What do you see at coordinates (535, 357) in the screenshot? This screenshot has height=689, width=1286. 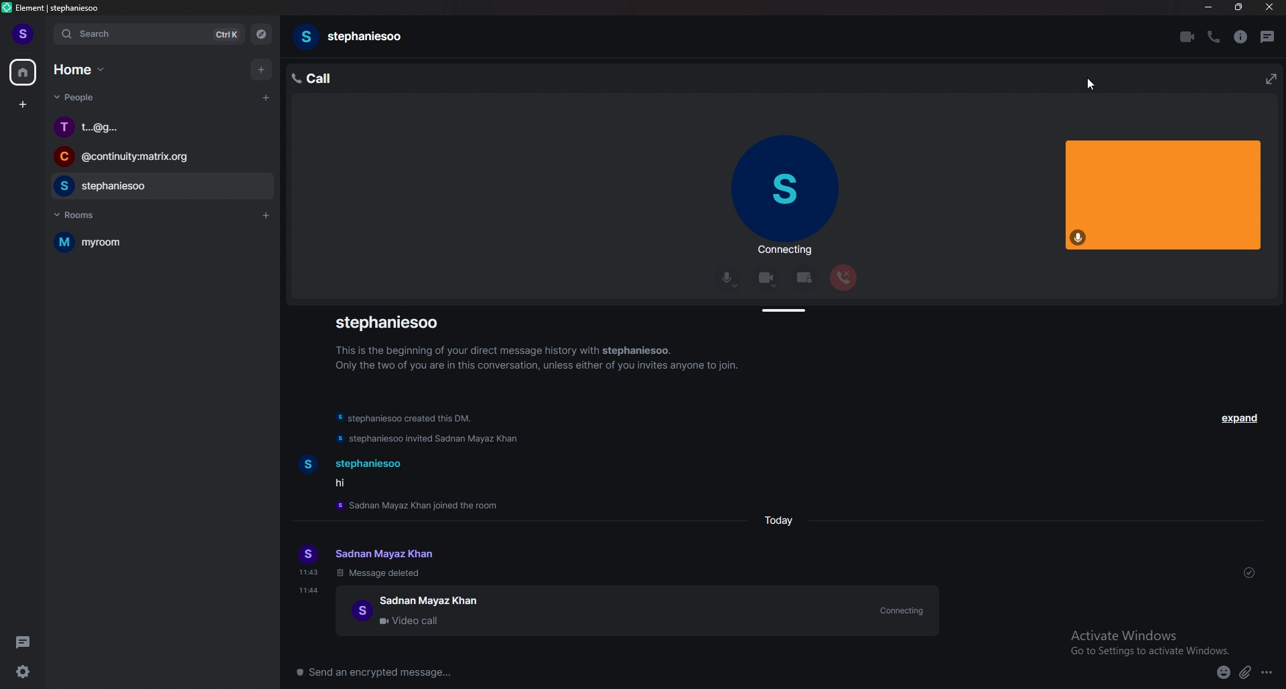 I see `info` at bounding box center [535, 357].